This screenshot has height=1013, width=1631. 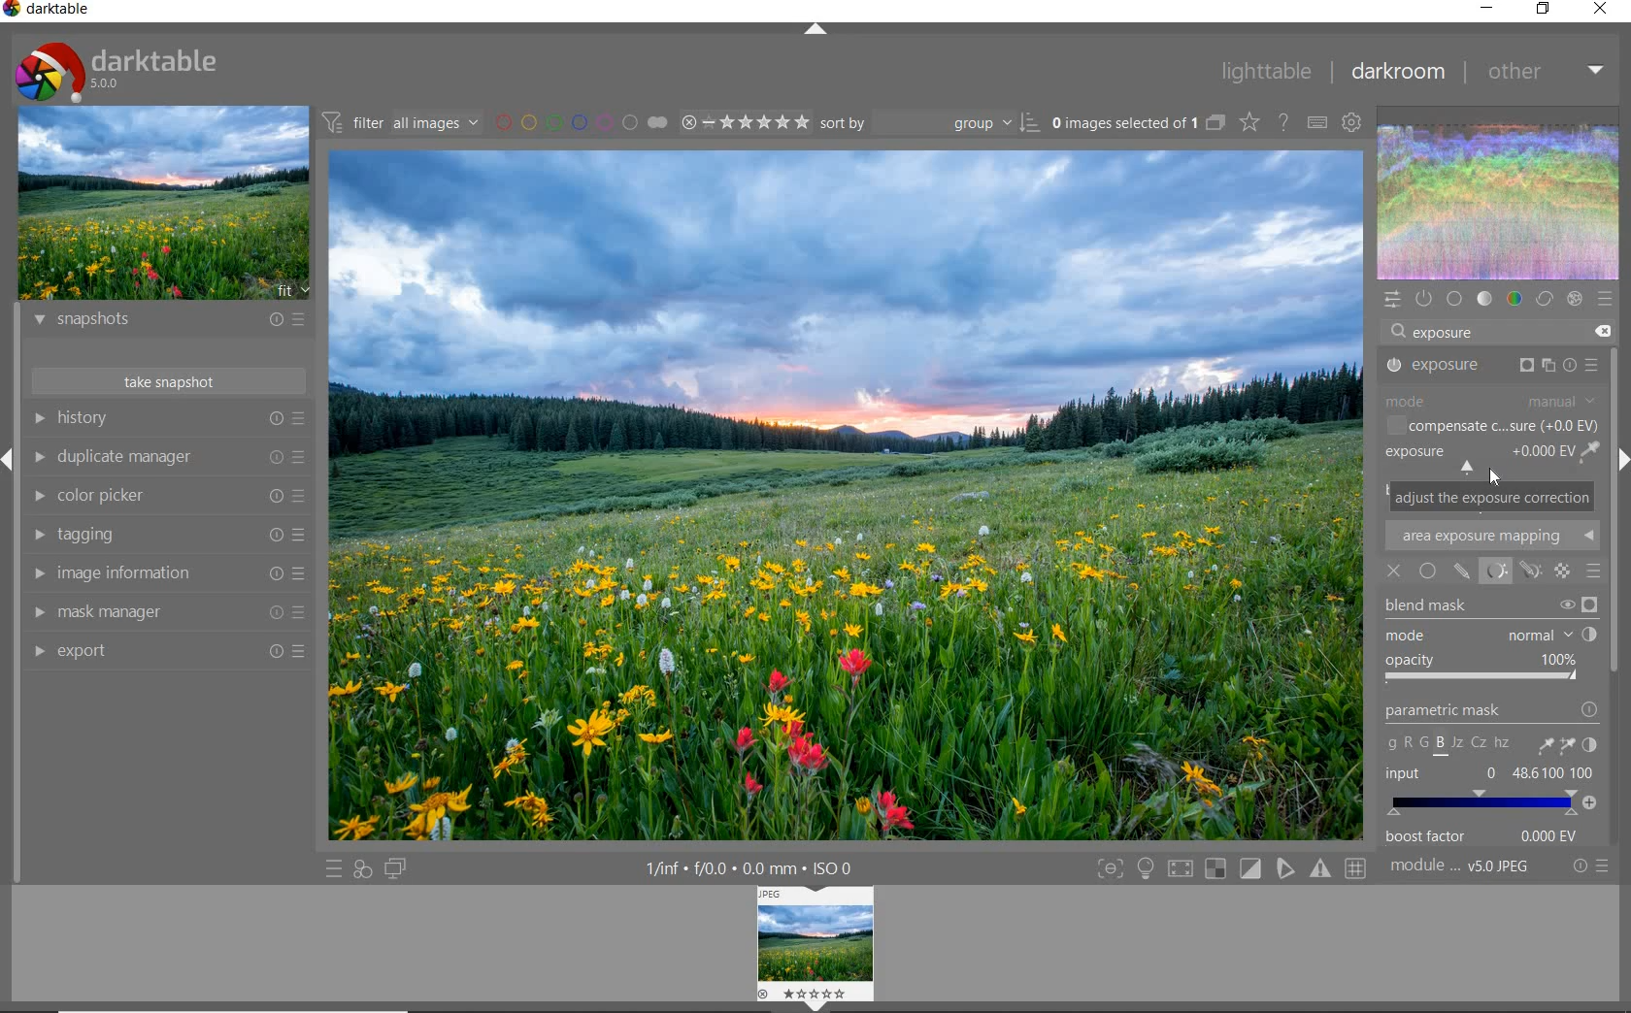 I want to click on expand/collapse, so click(x=819, y=33).